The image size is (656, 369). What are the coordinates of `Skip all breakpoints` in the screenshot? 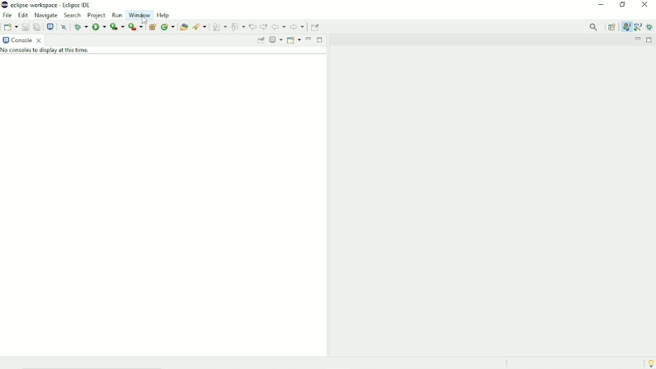 It's located at (65, 27).